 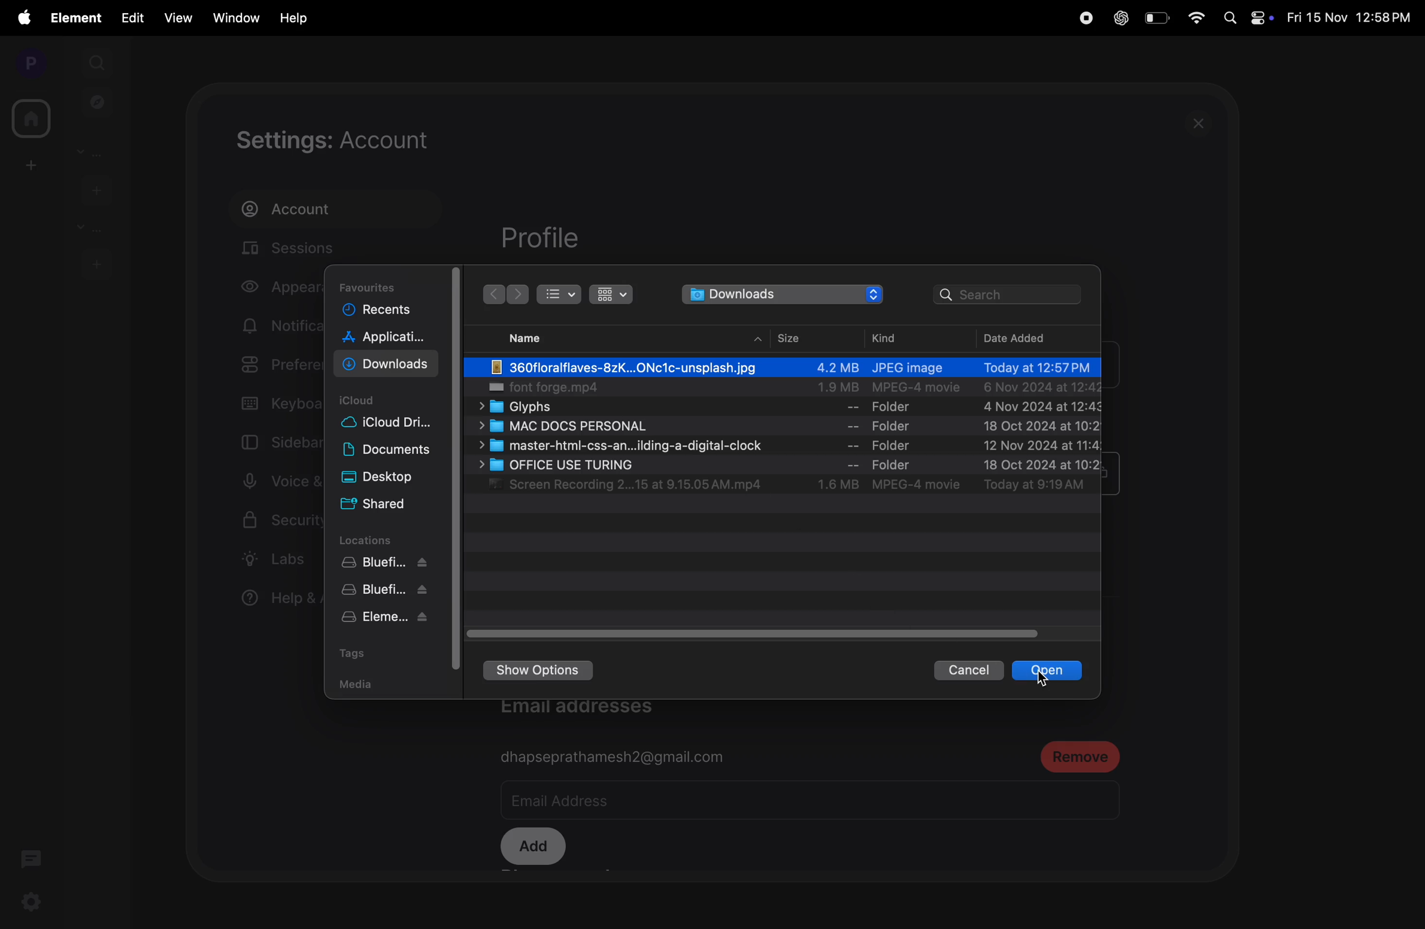 I want to click on element, so click(x=78, y=18).